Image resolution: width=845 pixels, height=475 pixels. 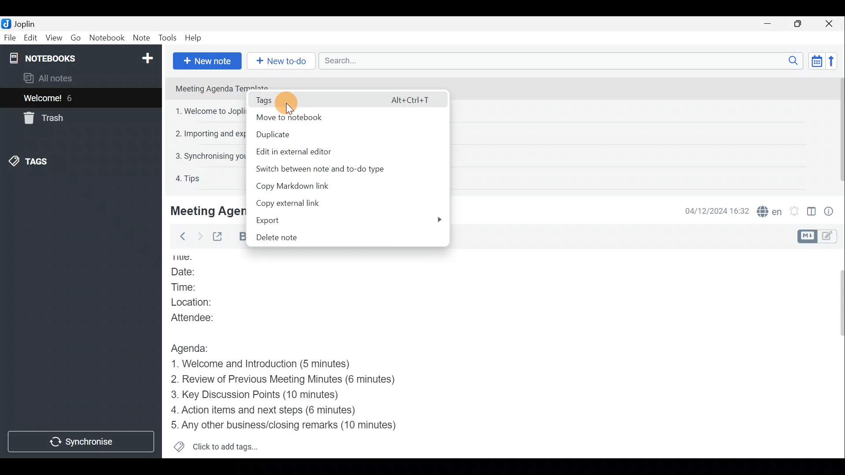 What do you see at coordinates (830, 24) in the screenshot?
I see `Close` at bounding box center [830, 24].